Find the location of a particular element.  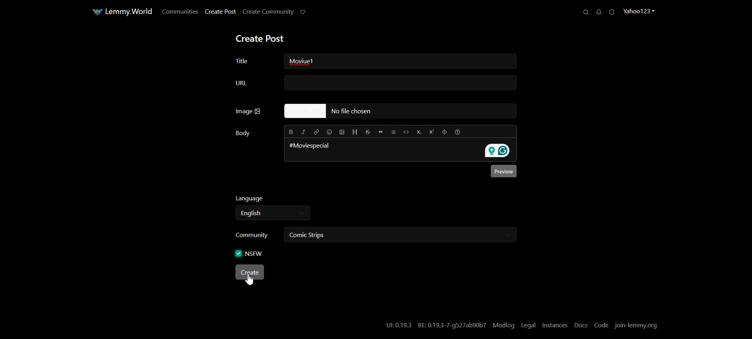

Join-lemmy.org is located at coordinates (637, 325).